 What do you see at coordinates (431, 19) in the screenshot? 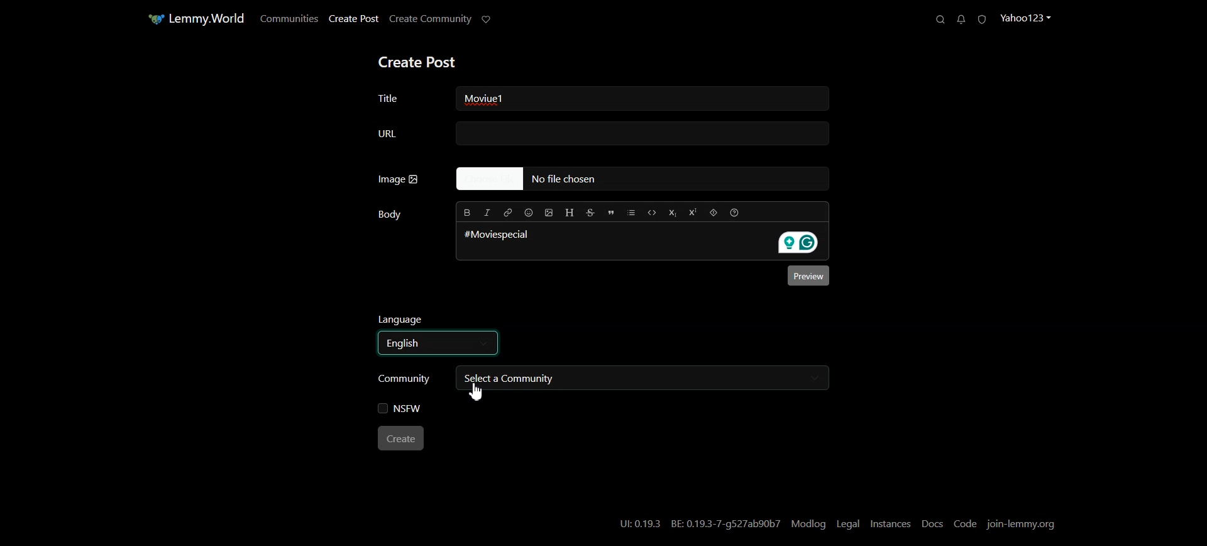
I see `Create Community` at bounding box center [431, 19].